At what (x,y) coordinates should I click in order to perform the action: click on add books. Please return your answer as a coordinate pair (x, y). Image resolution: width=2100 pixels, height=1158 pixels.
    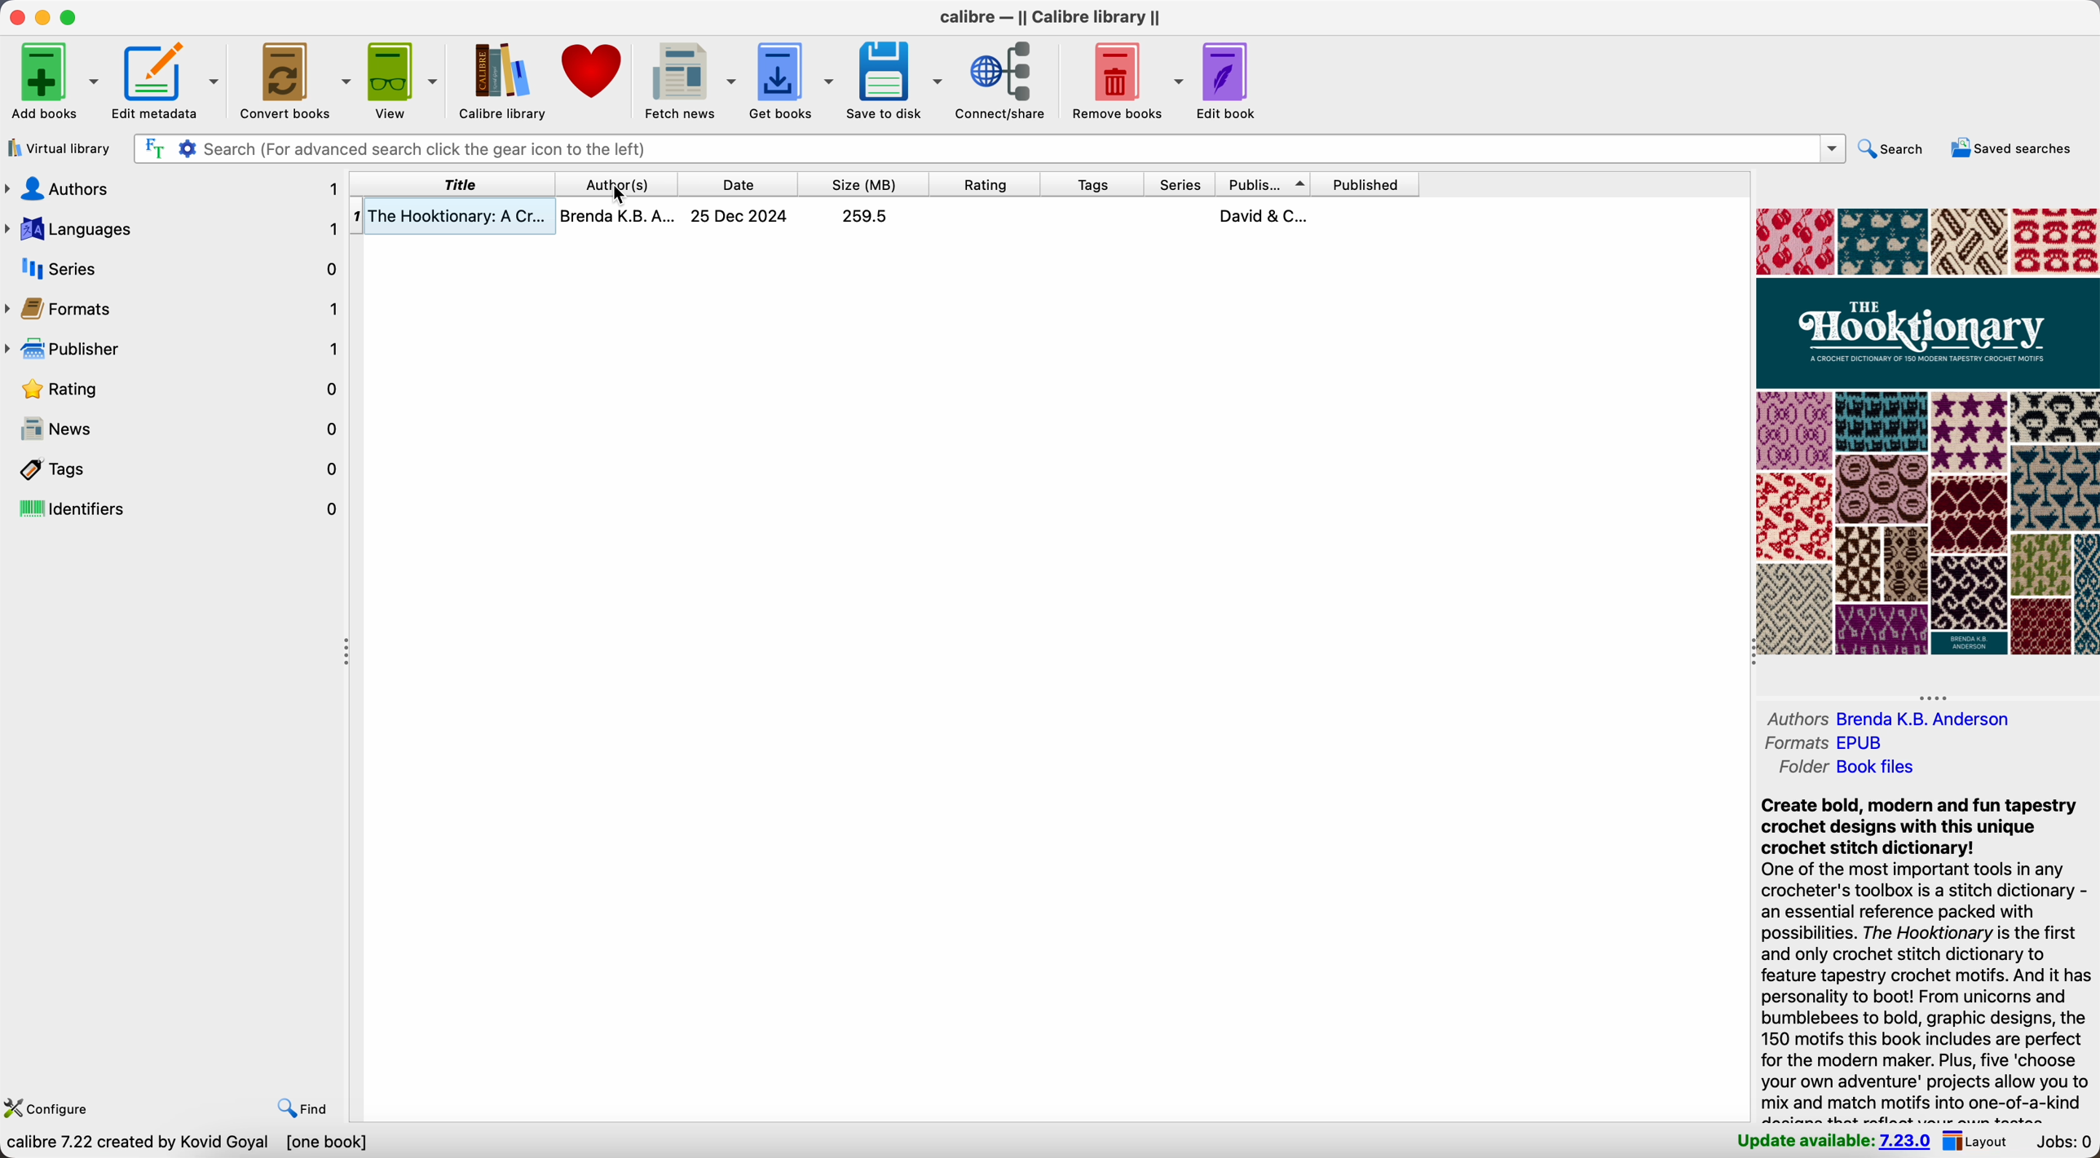
    Looking at the image, I should click on (51, 81).